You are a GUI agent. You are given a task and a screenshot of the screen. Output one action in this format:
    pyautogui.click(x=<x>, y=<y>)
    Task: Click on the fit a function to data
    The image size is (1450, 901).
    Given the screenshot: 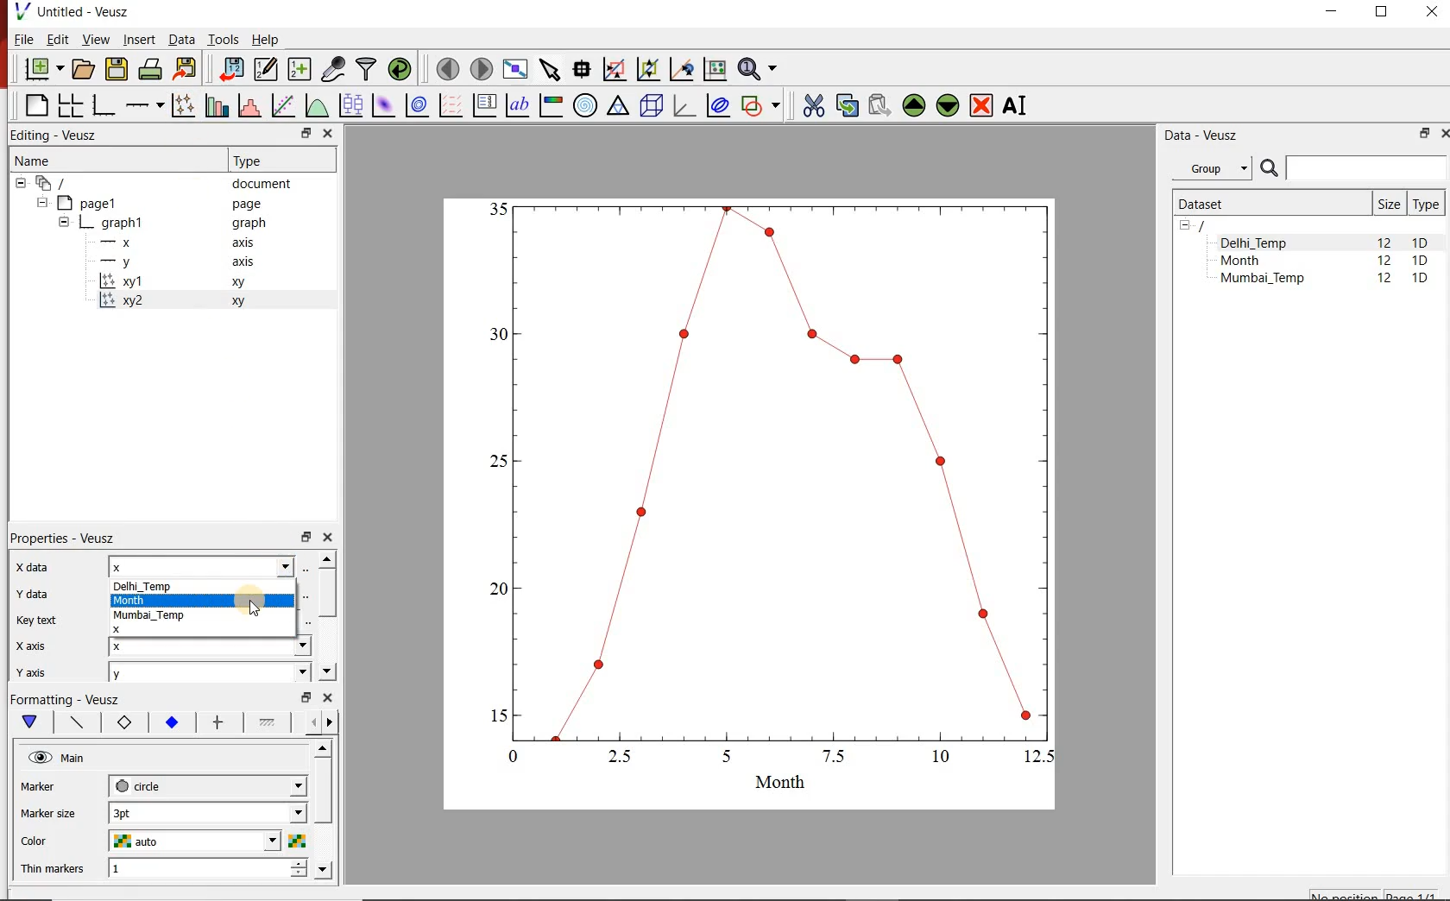 What is the action you would take?
    pyautogui.click(x=282, y=105)
    